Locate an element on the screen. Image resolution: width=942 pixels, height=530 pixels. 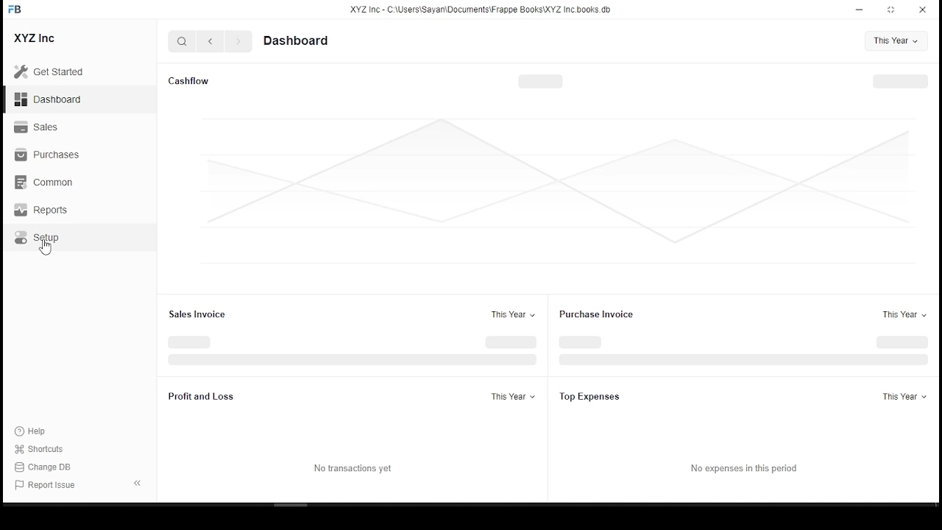
Get Started is located at coordinates (54, 71).